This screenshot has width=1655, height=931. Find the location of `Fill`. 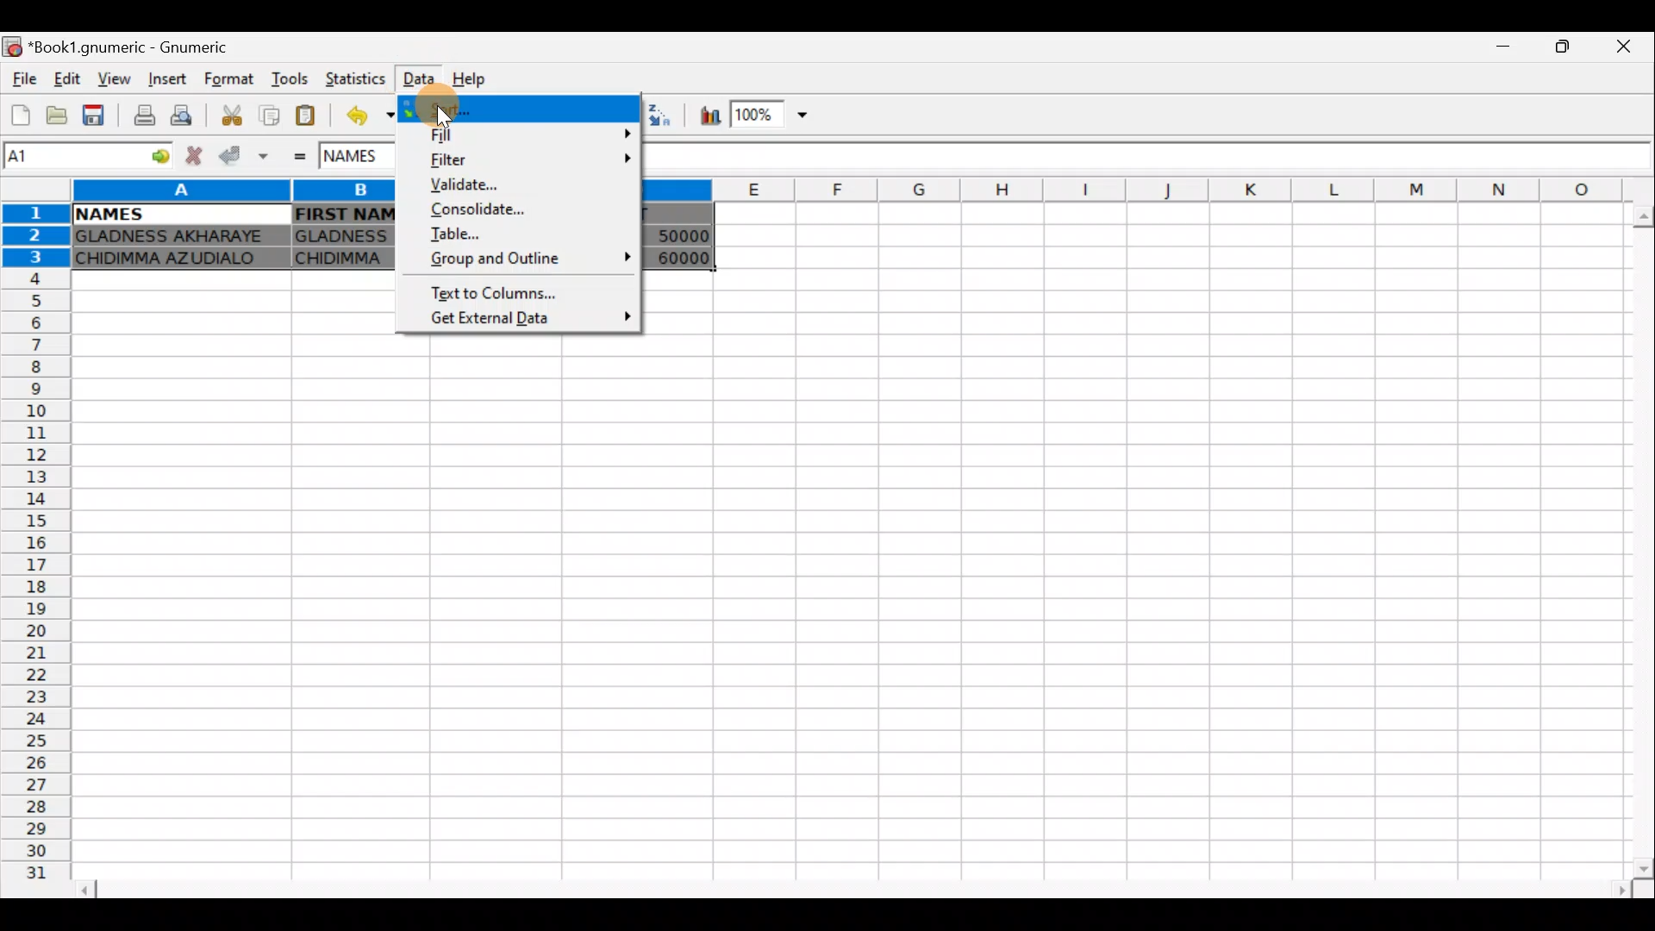

Fill is located at coordinates (522, 135).